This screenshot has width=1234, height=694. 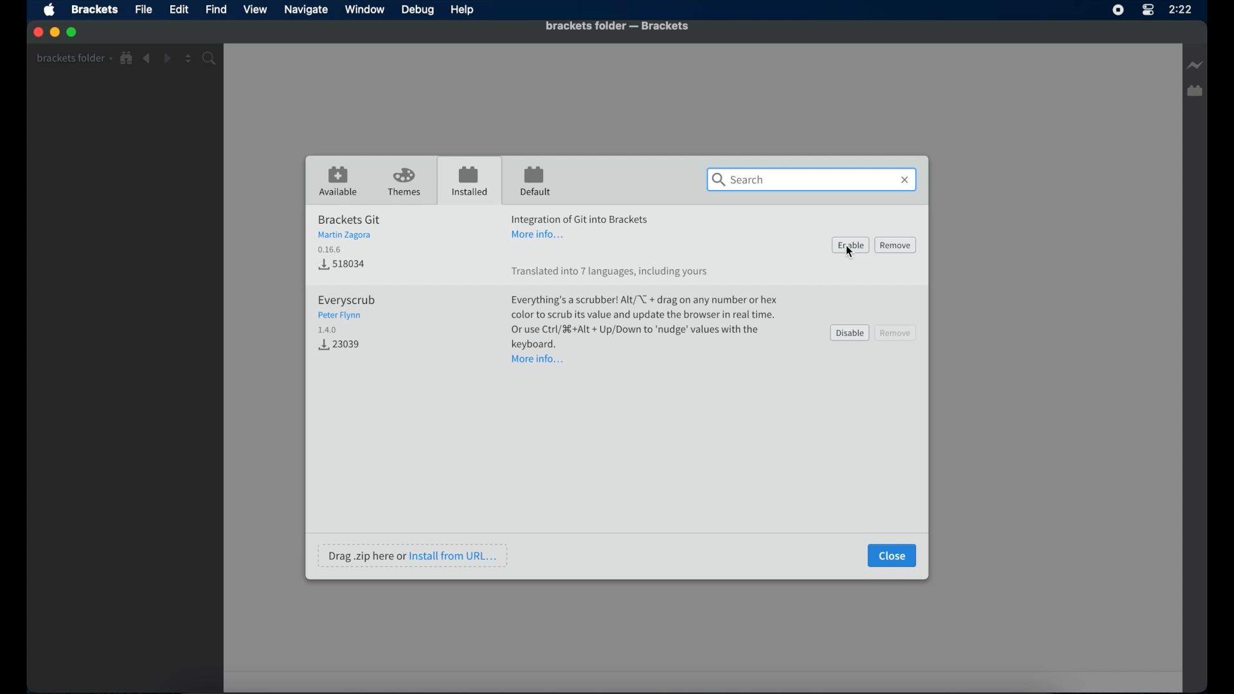 What do you see at coordinates (849, 256) in the screenshot?
I see `cursor` at bounding box center [849, 256].